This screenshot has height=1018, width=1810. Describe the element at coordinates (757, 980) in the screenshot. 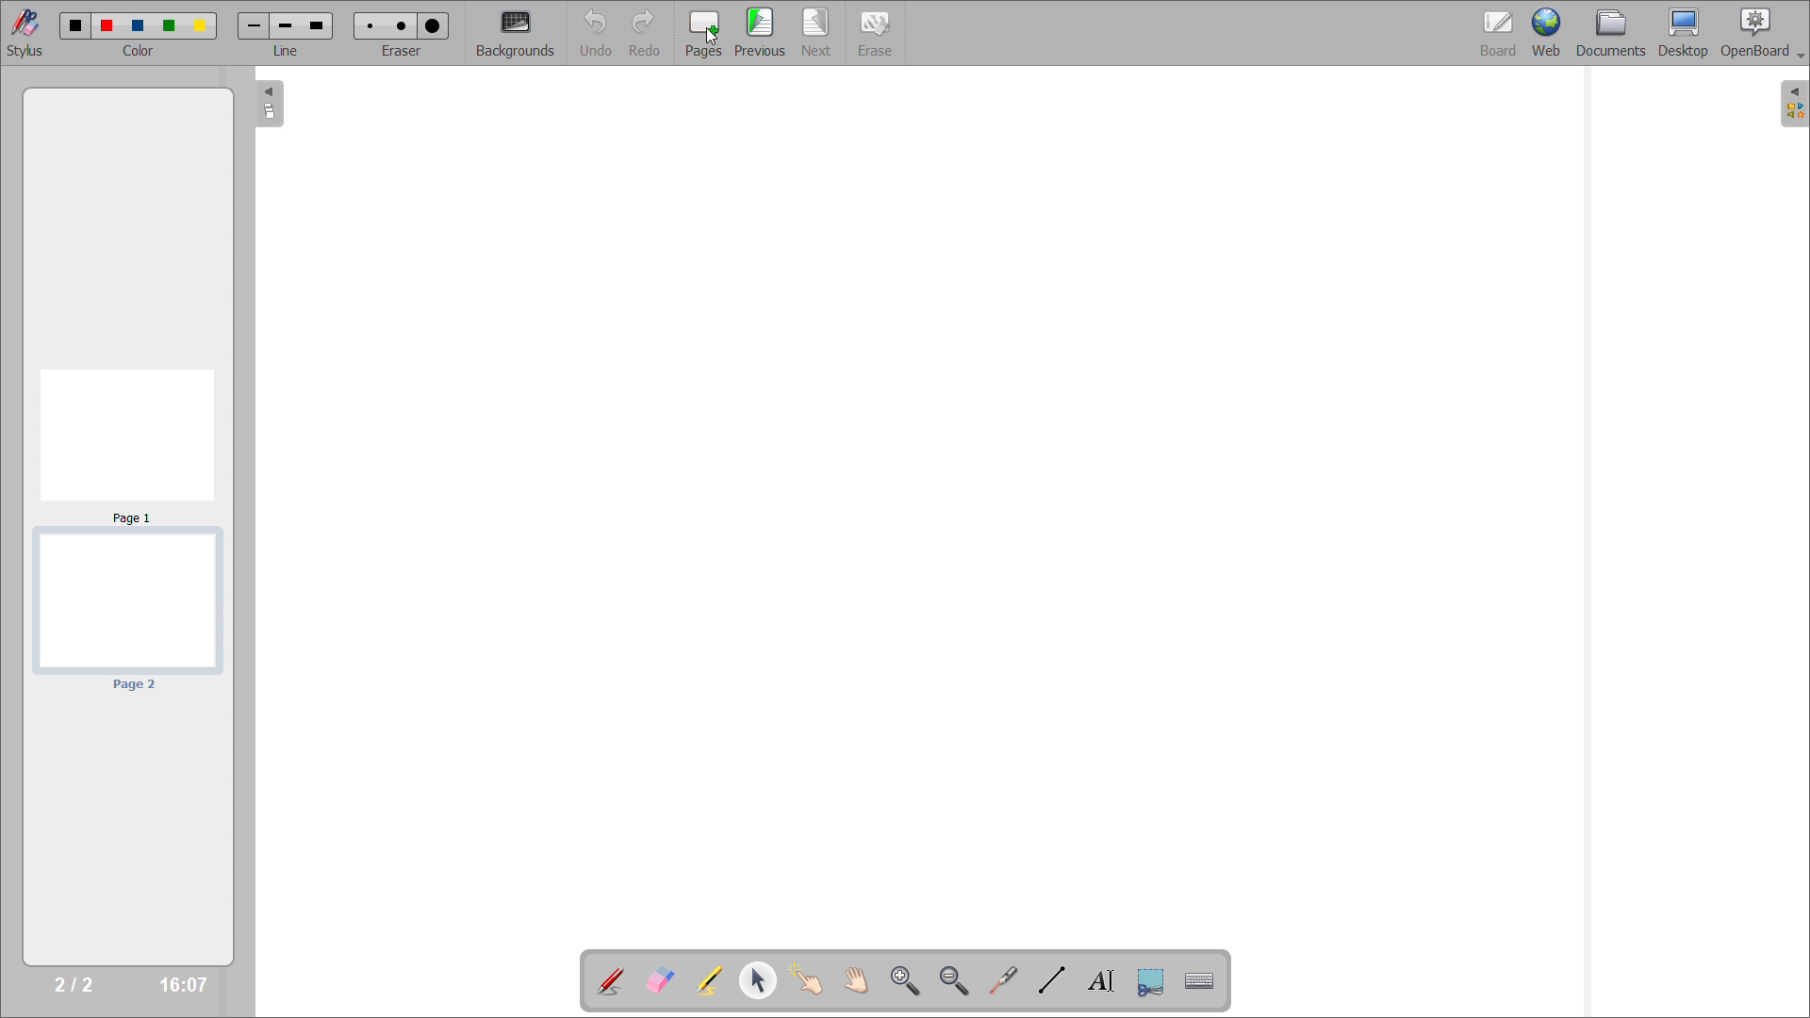

I see `select and modify objects` at that location.